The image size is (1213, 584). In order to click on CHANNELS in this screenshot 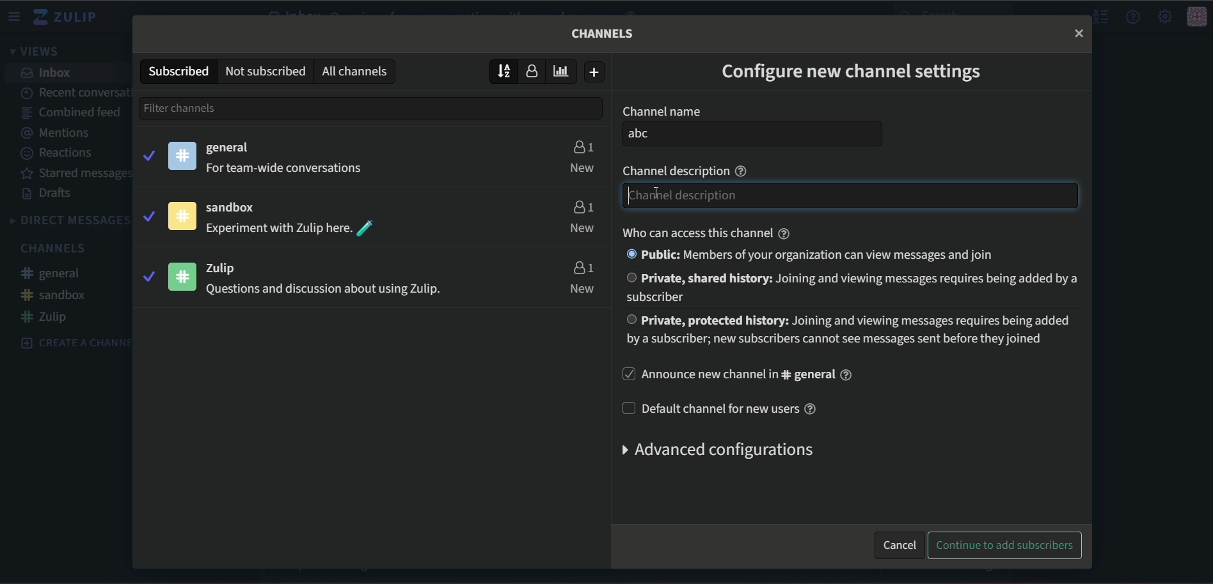, I will do `click(53, 249)`.